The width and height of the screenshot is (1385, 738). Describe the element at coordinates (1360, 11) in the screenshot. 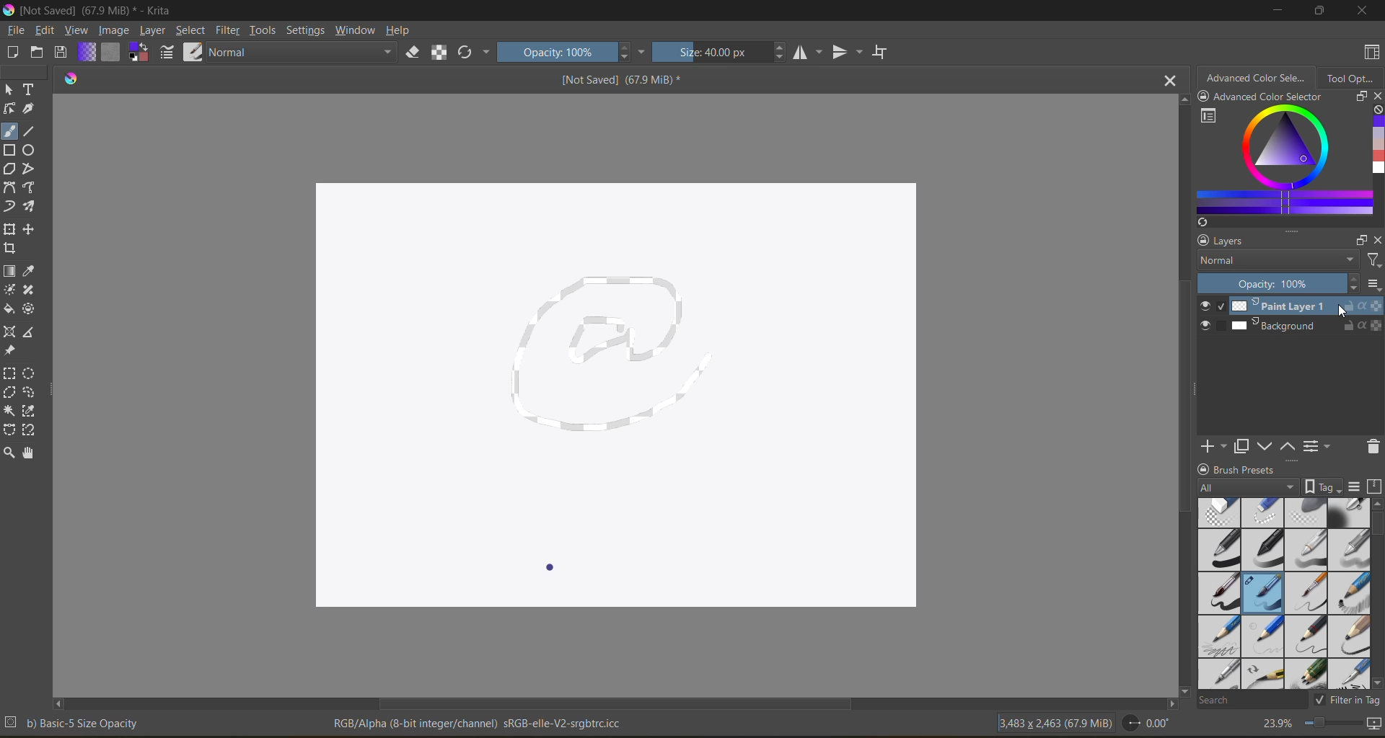

I see `close` at that location.